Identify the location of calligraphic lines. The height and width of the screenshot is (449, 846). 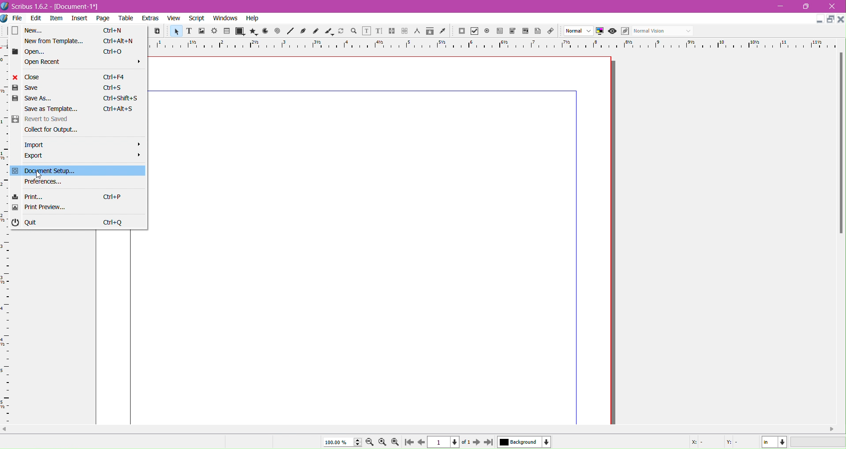
(329, 32).